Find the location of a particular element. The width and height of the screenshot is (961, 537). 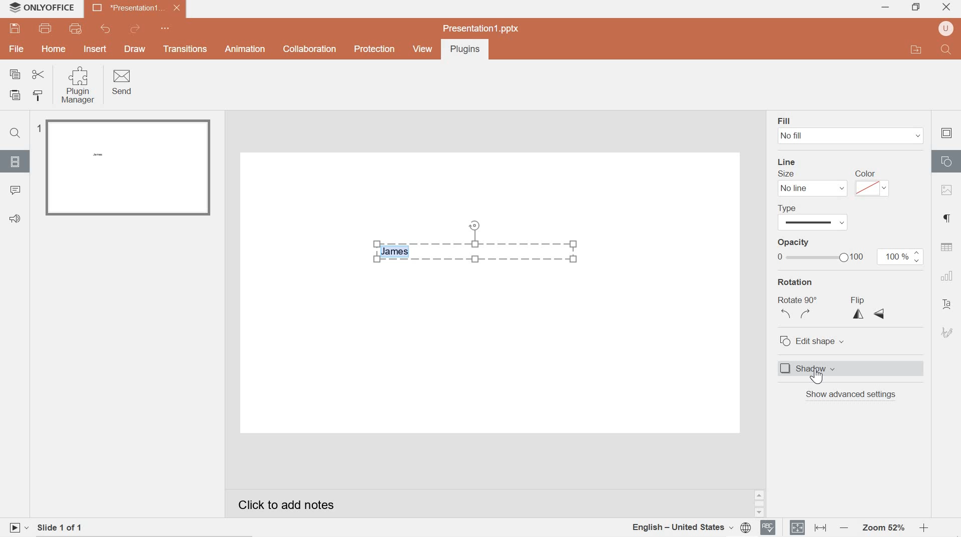

INSERT is located at coordinates (96, 48).